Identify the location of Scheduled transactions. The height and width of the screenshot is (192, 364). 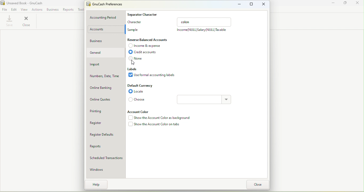
(106, 159).